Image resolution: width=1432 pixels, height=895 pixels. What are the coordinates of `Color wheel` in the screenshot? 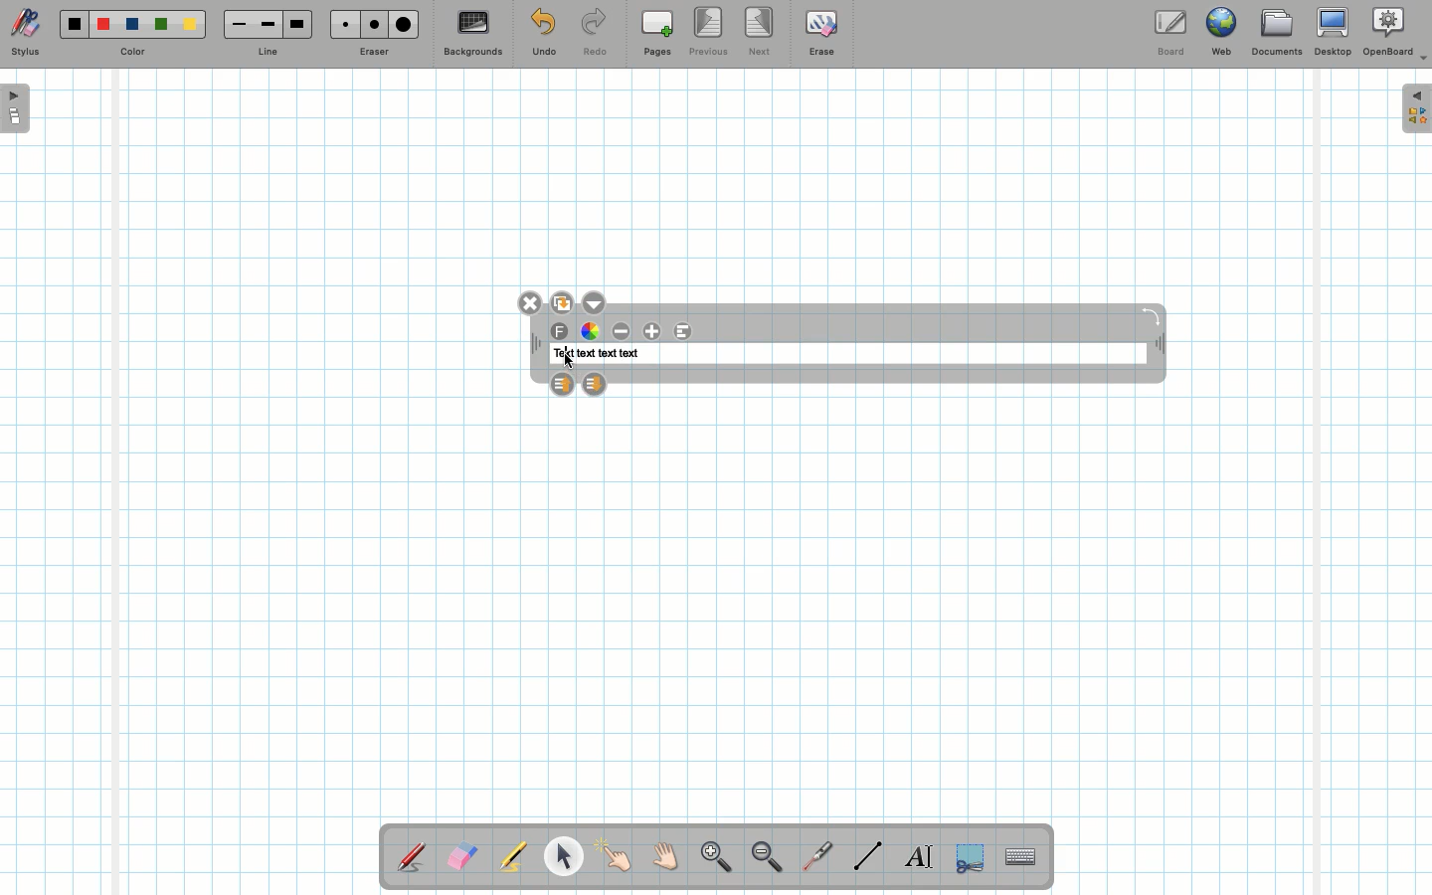 It's located at (590, 330).